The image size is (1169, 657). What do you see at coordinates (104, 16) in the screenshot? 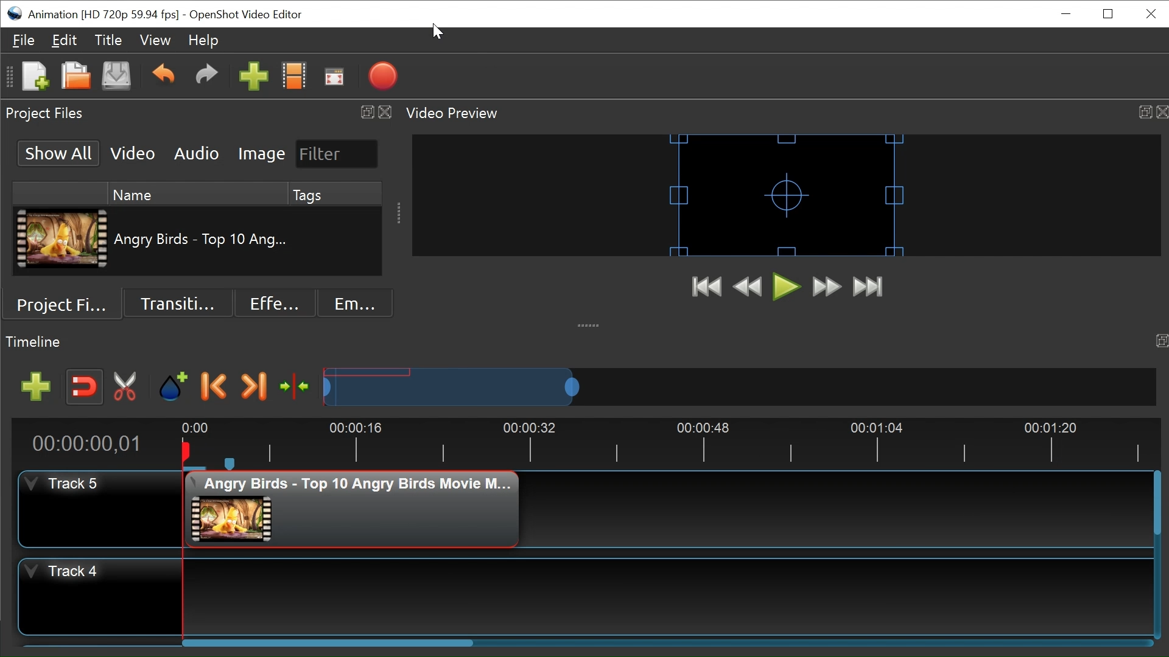
I see `Project Name` at bounding box center [104, 16].